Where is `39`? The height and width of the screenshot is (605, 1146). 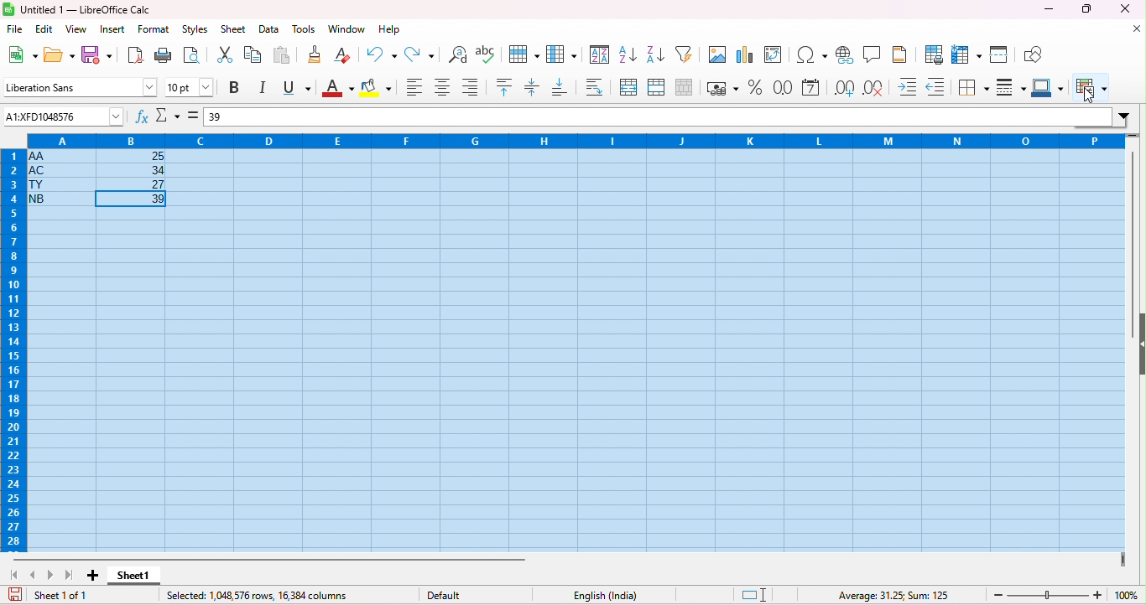 39 is located at coordinates (216, 117).